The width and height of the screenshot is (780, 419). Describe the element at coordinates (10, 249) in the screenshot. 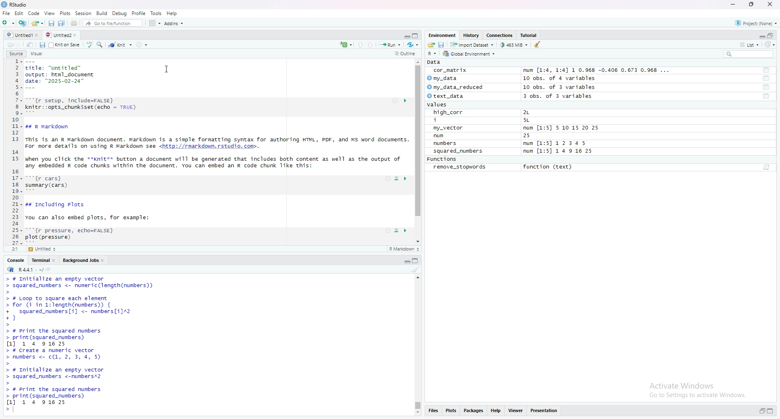

I see `21` at that location.